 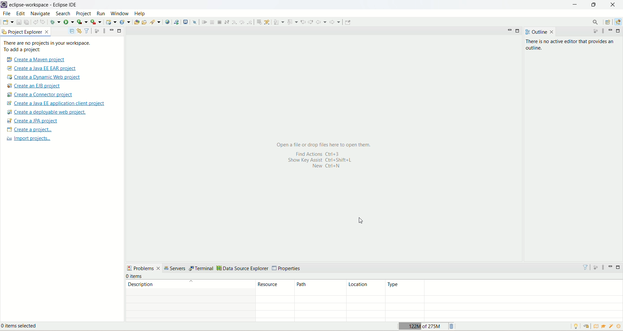 What do you see at coordinates (365, 288) in the screenshot?
I see `location` at bounding box center [365, 288].